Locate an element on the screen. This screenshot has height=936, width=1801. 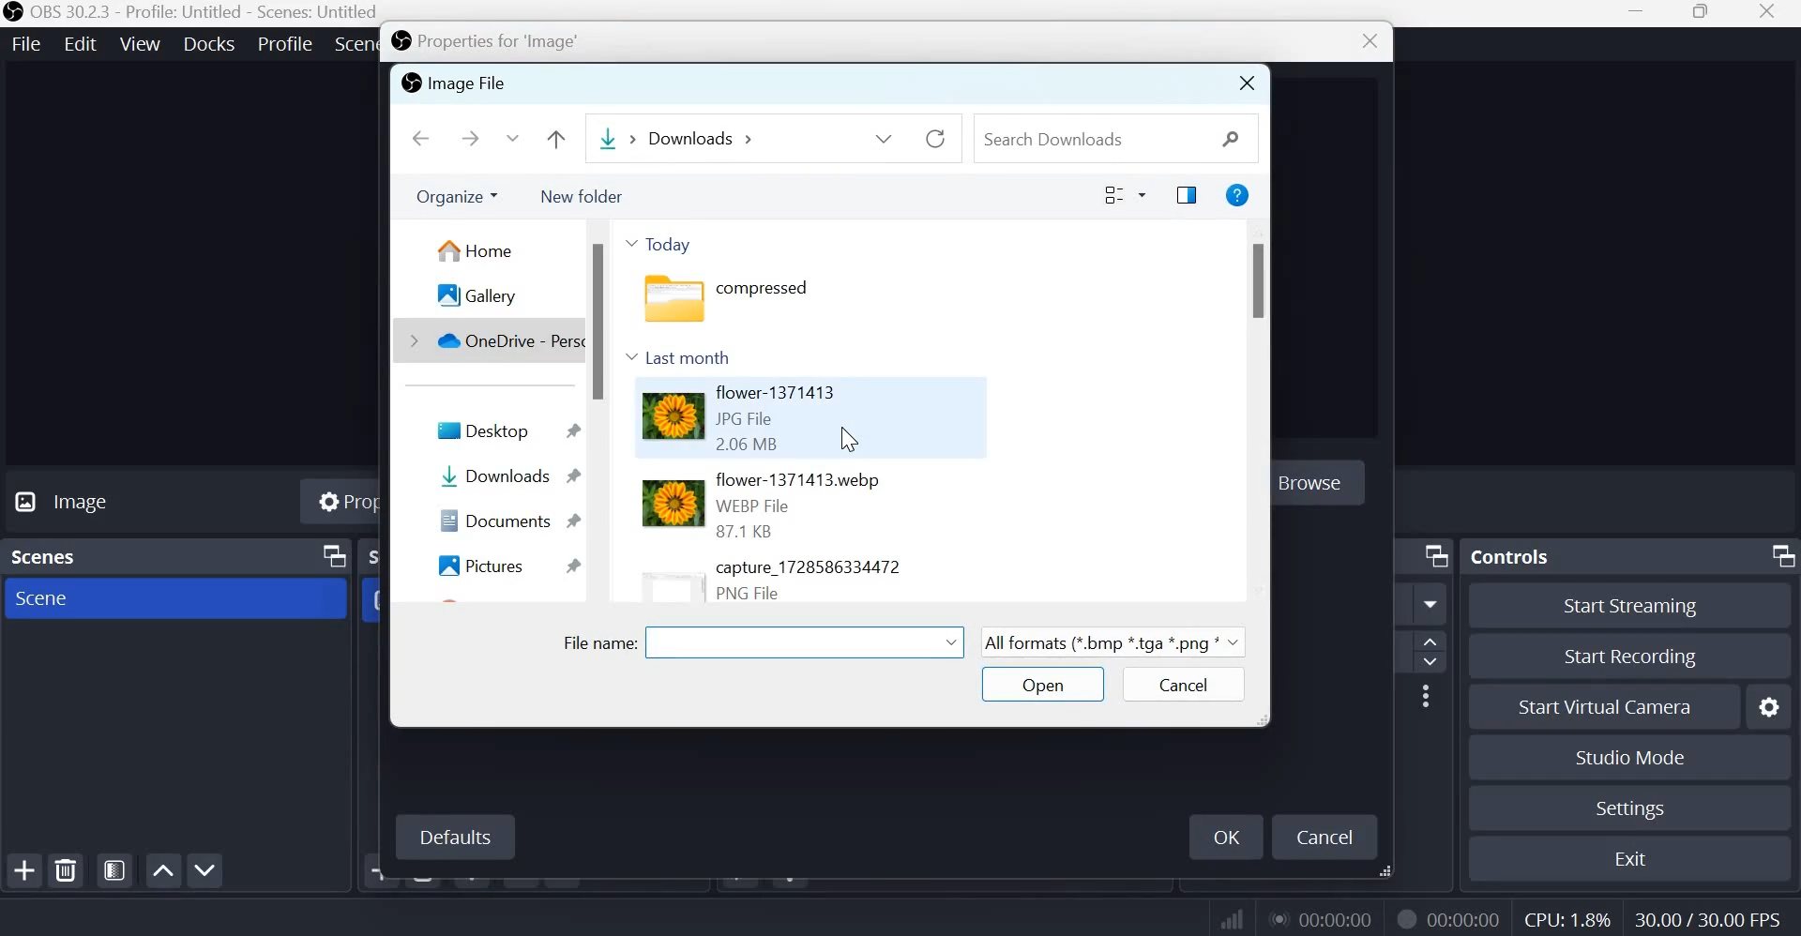
edit is located at coordinates (81, 42).